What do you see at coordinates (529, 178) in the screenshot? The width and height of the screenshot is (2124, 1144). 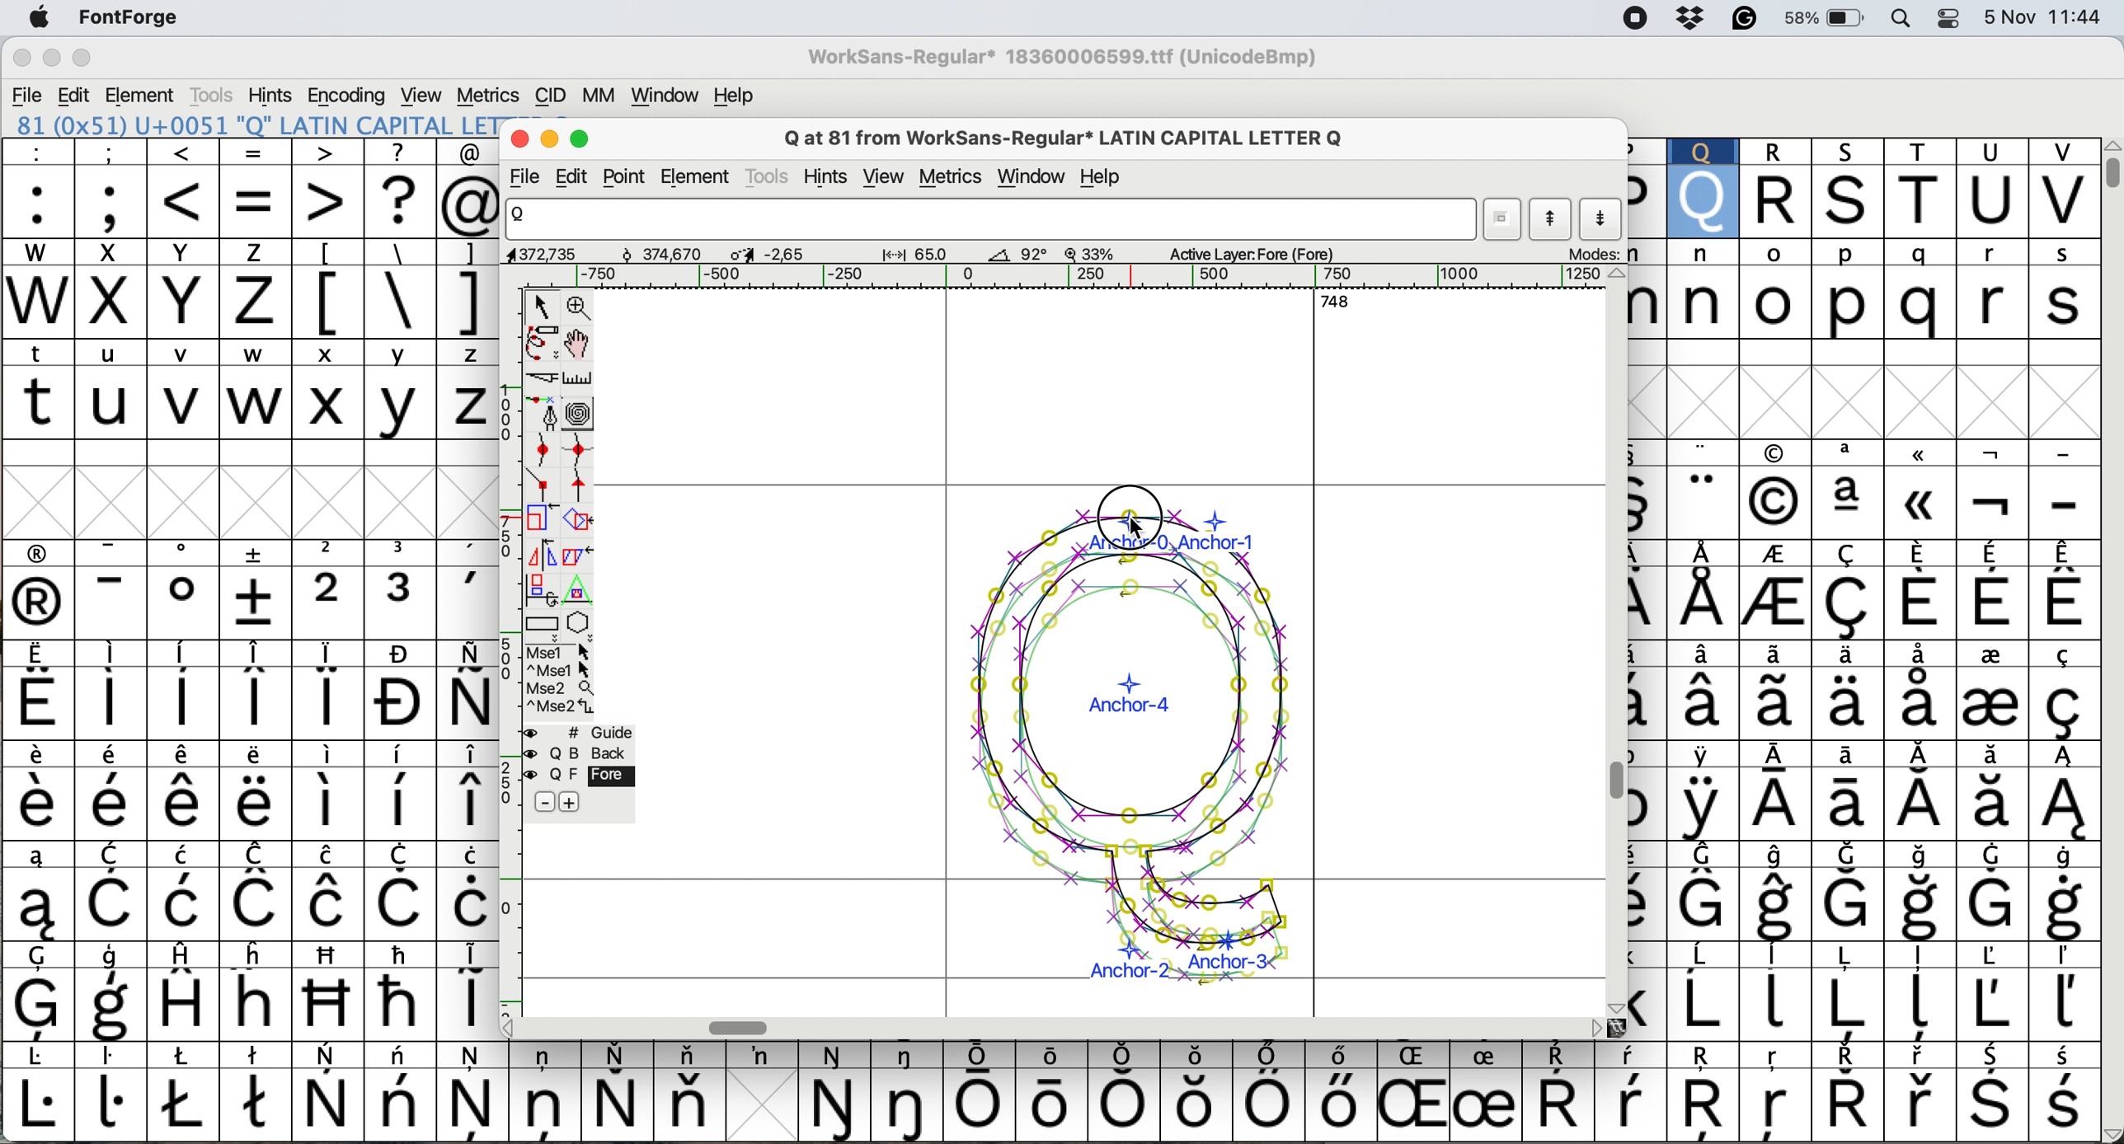 I see `file` at bounding box center [529, 178].